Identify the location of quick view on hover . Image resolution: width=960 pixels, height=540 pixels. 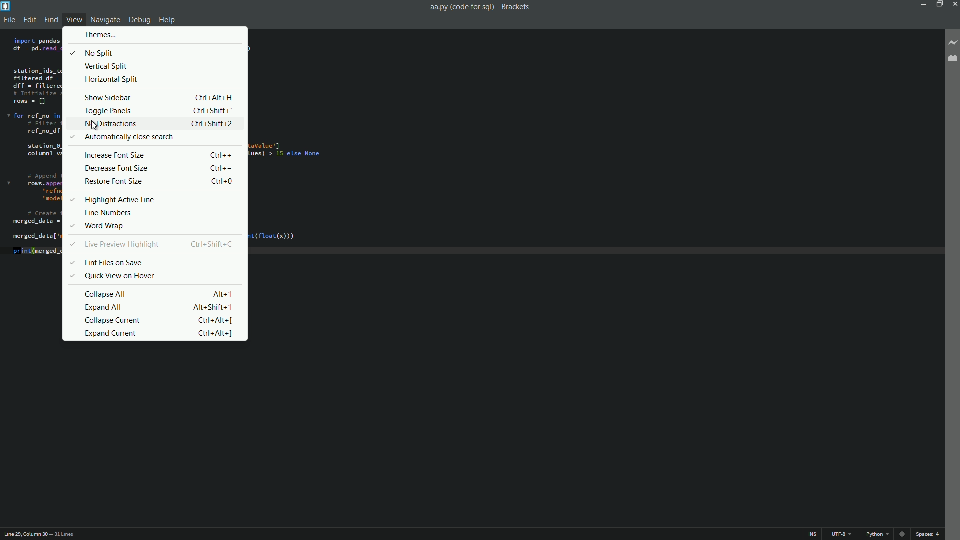
(158, 275).